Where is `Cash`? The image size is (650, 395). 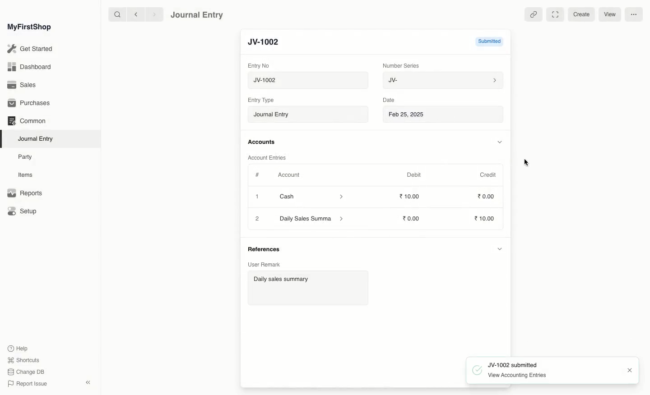
Cash is located at coordinates (311, 197).